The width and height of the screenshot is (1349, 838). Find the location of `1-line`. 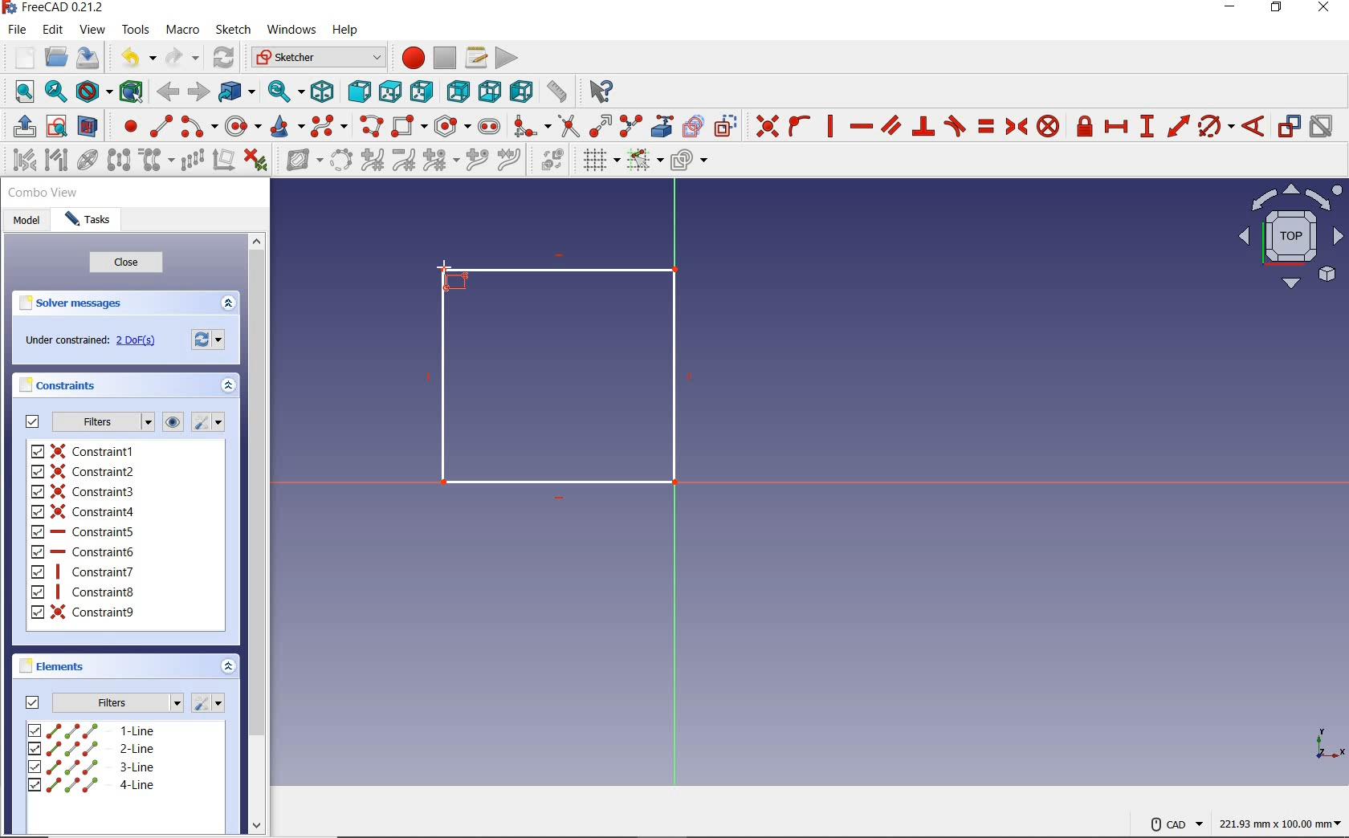

1-line is located at coordinates (92, 730).